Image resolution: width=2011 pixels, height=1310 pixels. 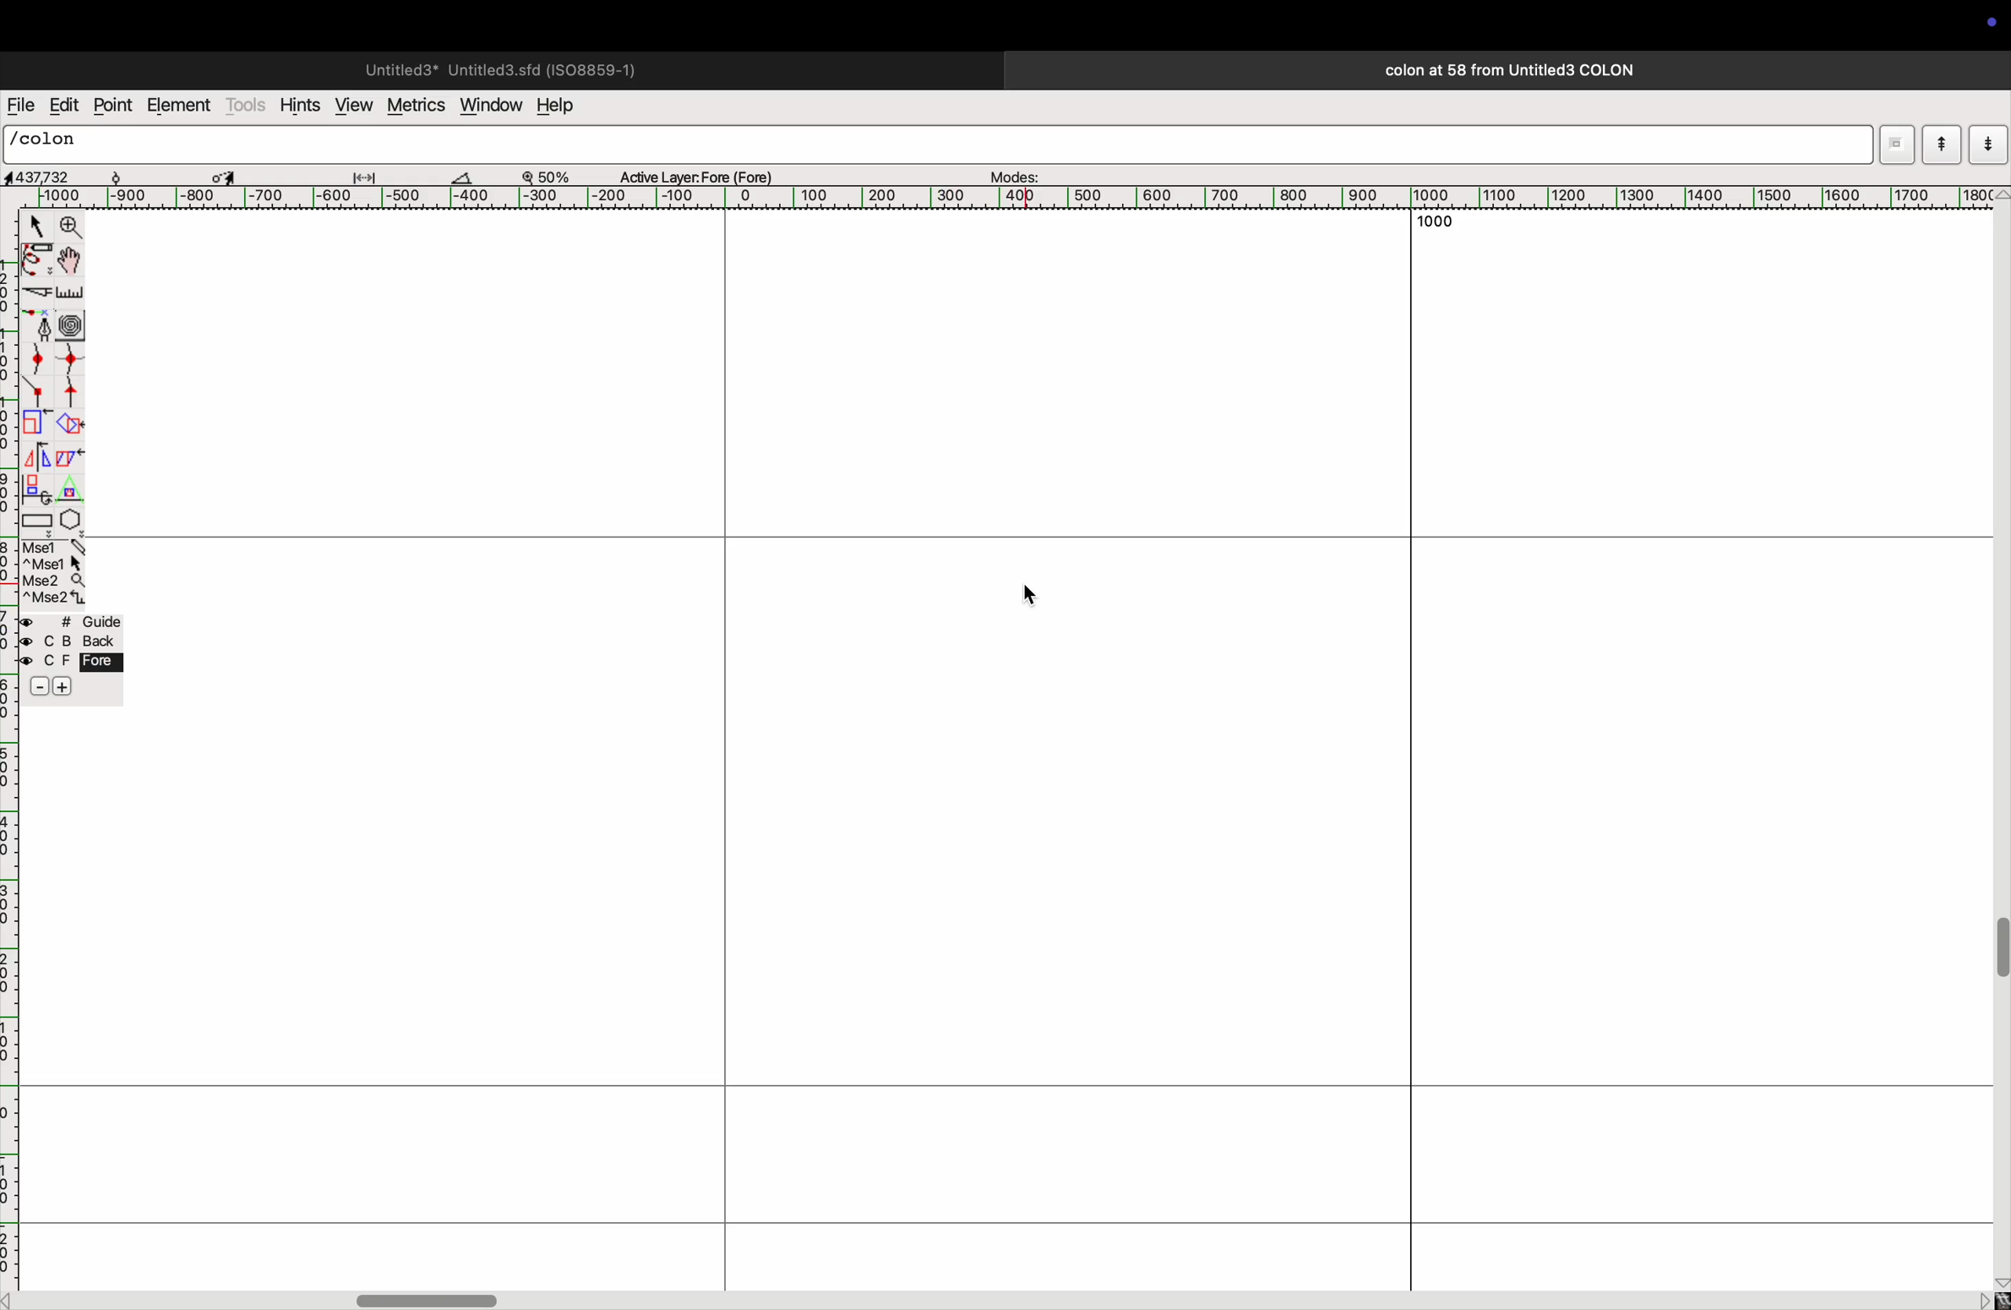 I want to click on pen, so click(x=37, y=263).